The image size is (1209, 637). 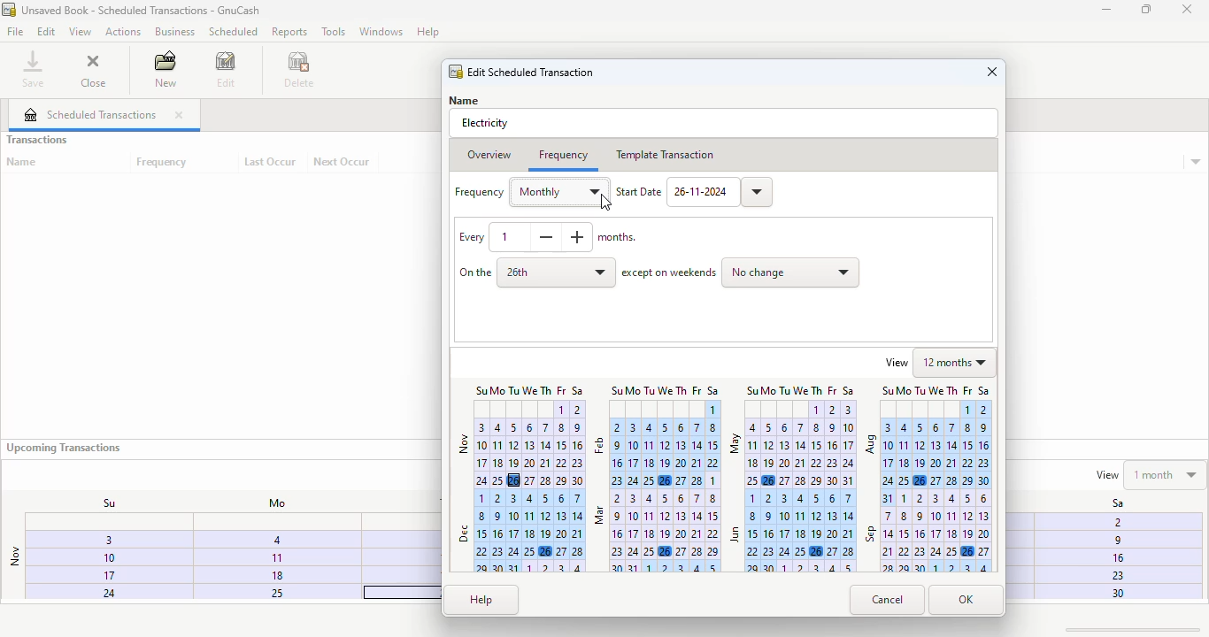 I want to click on August calendar, so click(x=928, y=435).